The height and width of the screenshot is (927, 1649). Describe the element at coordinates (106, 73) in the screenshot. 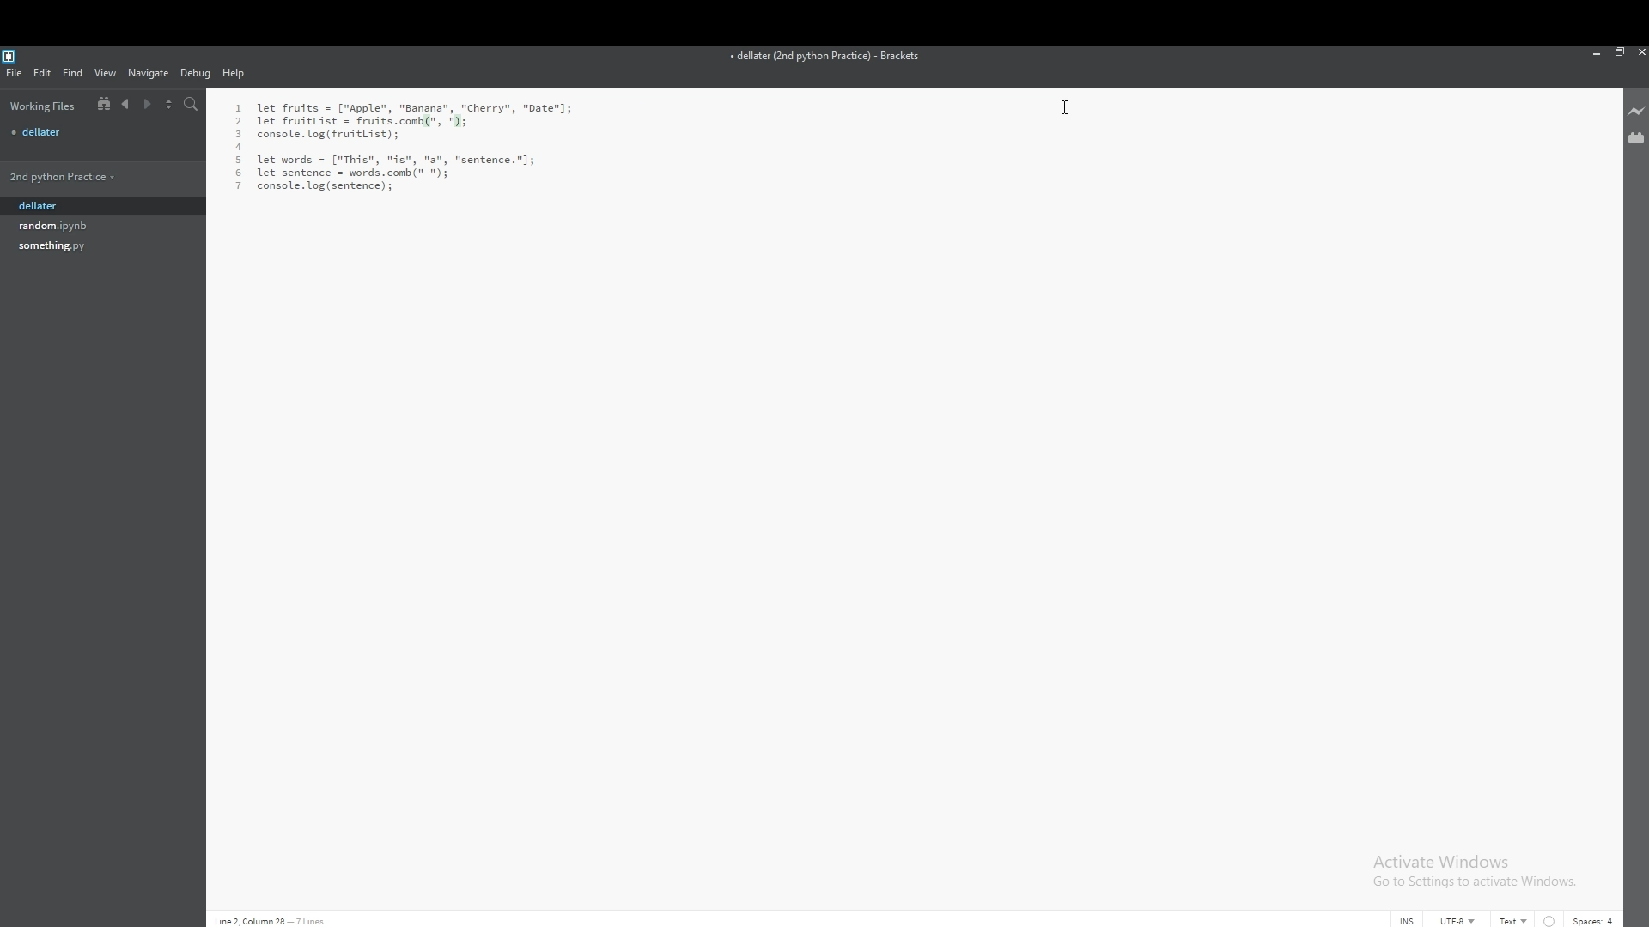

I see `view` at that location.